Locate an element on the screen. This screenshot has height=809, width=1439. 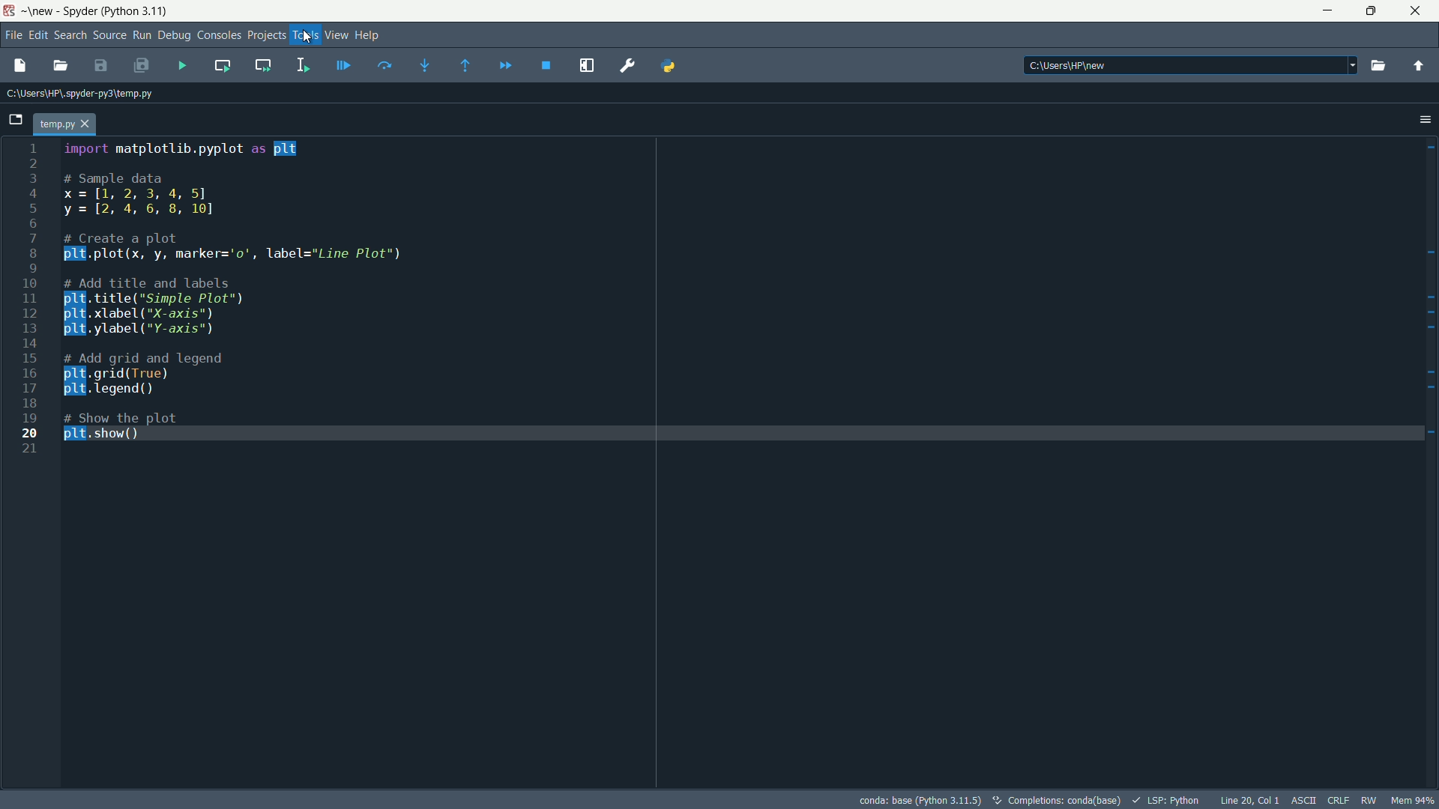
cursor is located at coordinates (307, 36).